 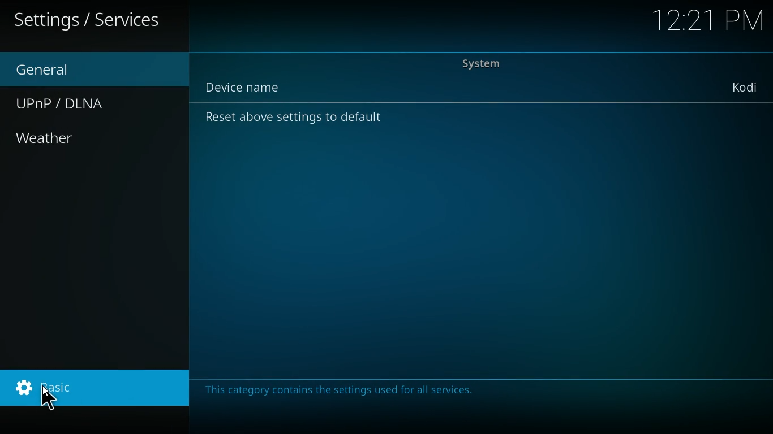 I want to click on weather, so click(x=79, y=140).